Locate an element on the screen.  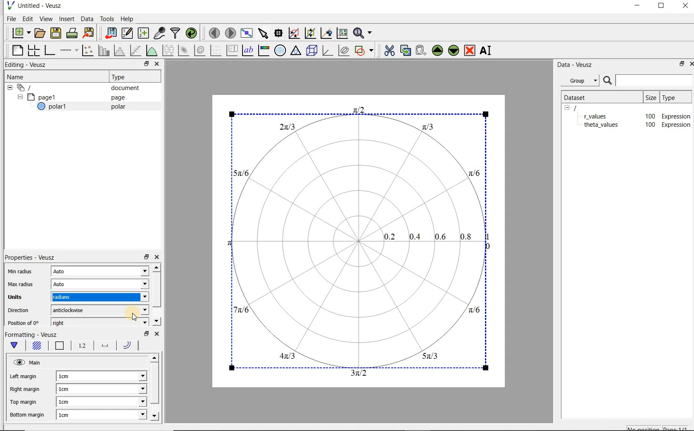
move to the next page is located at coordinates (231, 33).